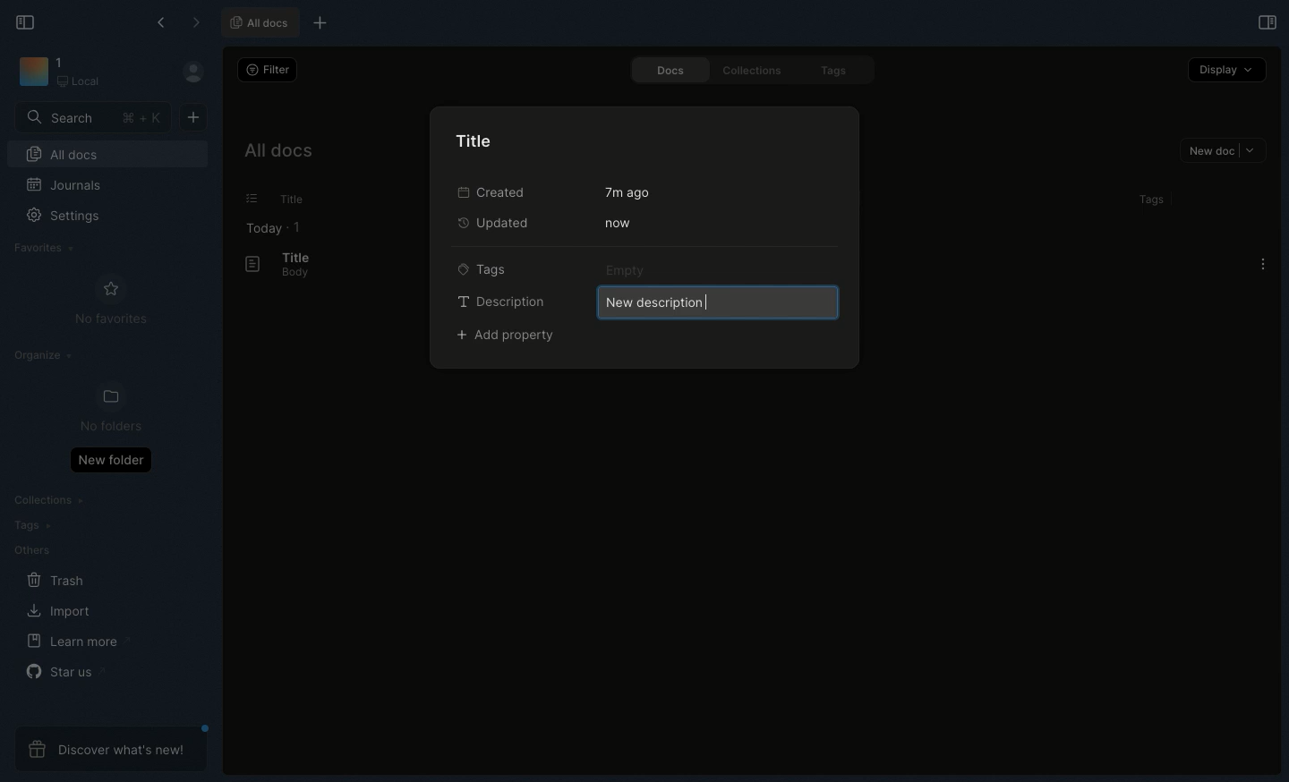  Describe the element at coordinates (1263, 264) in the screenshot. I see `Options` at that location.